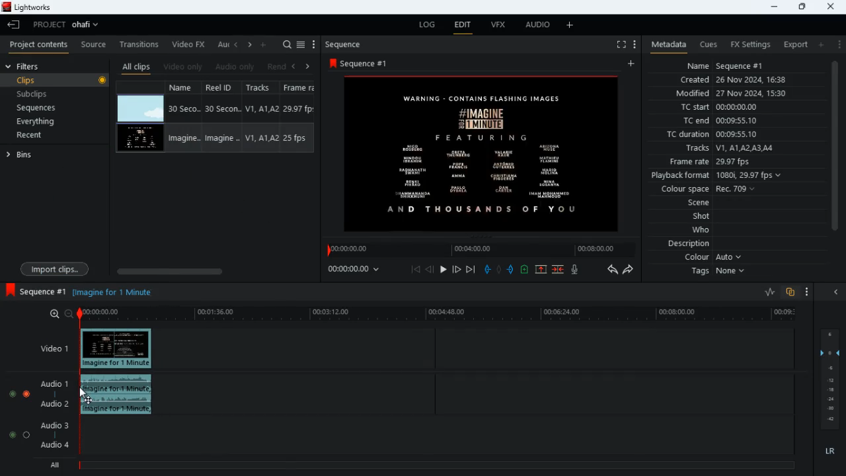 This screenshot has height=476, width=846. Describe the element at coordinates (535, 26) in the screenshot. I see `audio` at that location.